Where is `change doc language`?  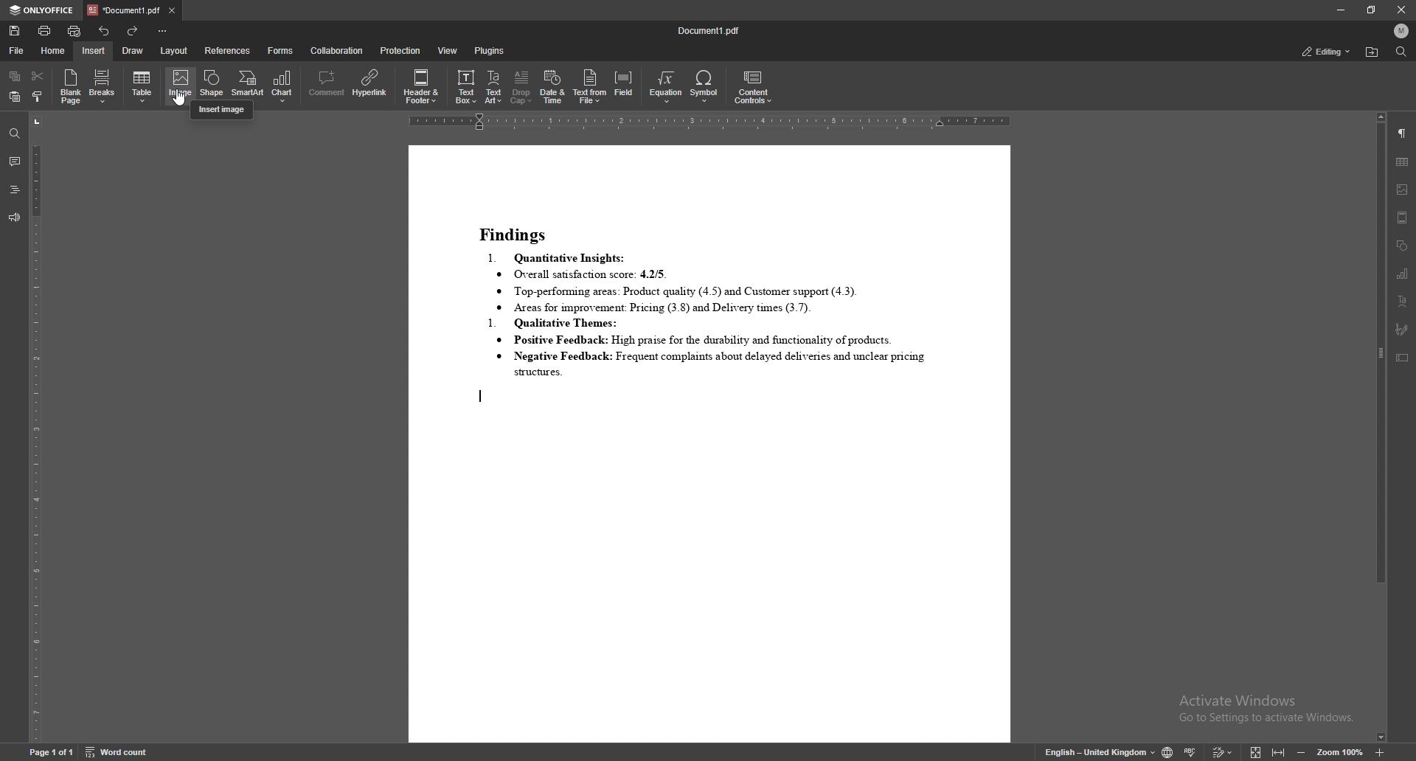 change doc language is located at coordinates (1167, 752).